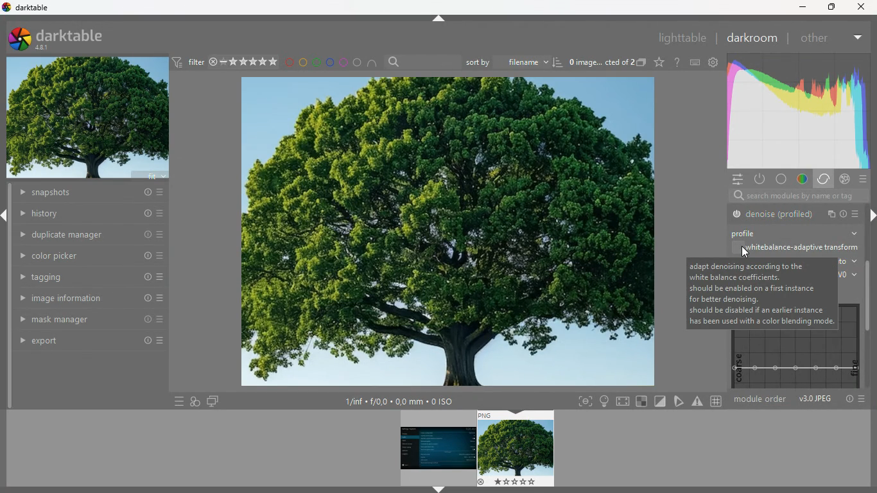 This screenshot has height=493, width=877. I want to click on darktable, so click(65, 39).